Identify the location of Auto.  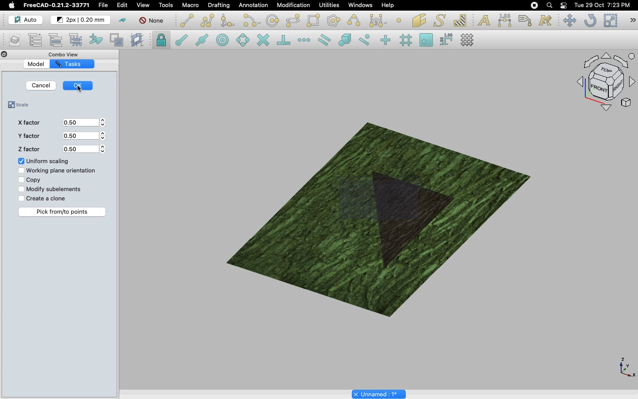
(23, 20).